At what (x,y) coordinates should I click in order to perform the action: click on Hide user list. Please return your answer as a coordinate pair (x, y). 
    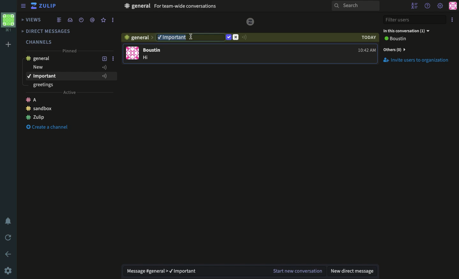
    Looking at the image, I should click on (414, 6).